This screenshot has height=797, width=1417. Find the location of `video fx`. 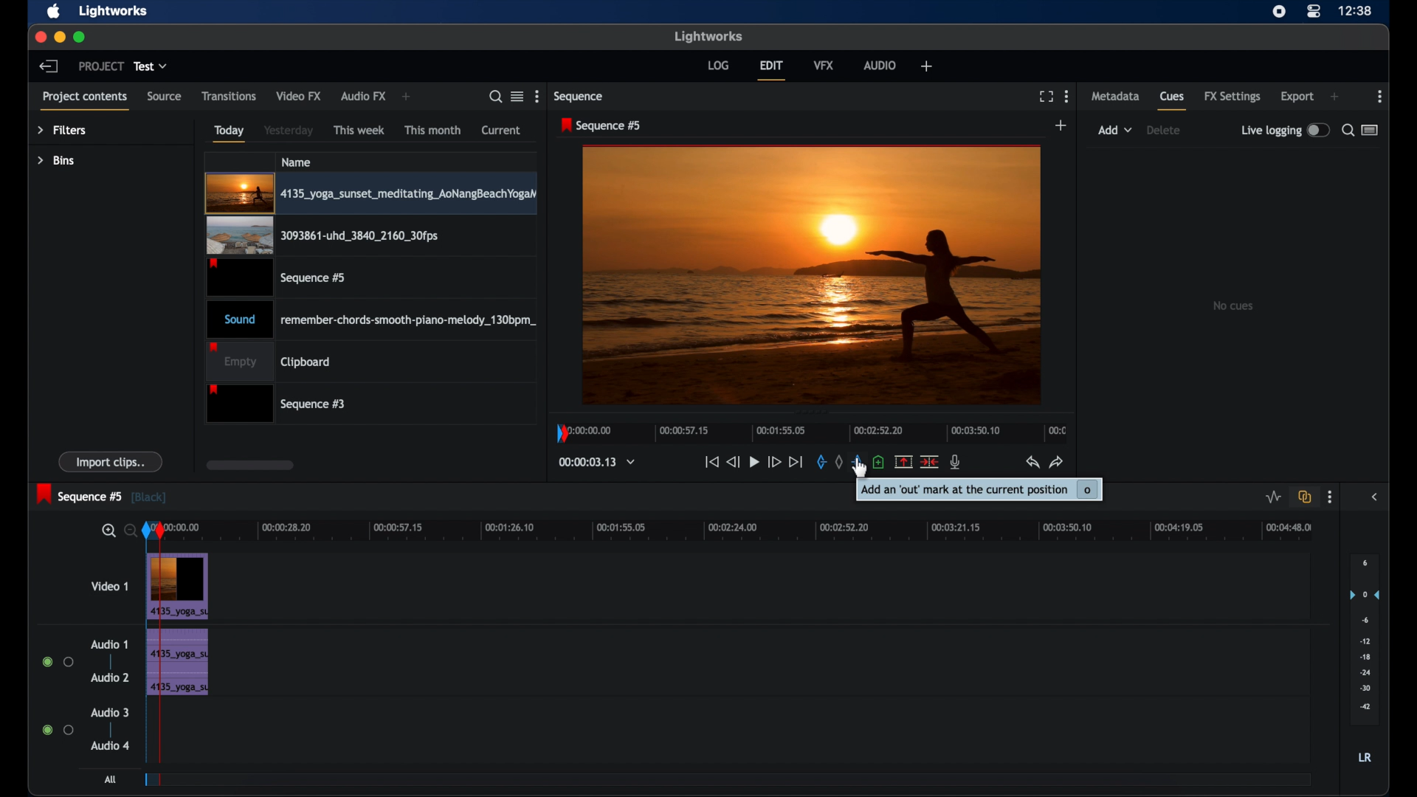

video fx is located at coordinates (300, 96).